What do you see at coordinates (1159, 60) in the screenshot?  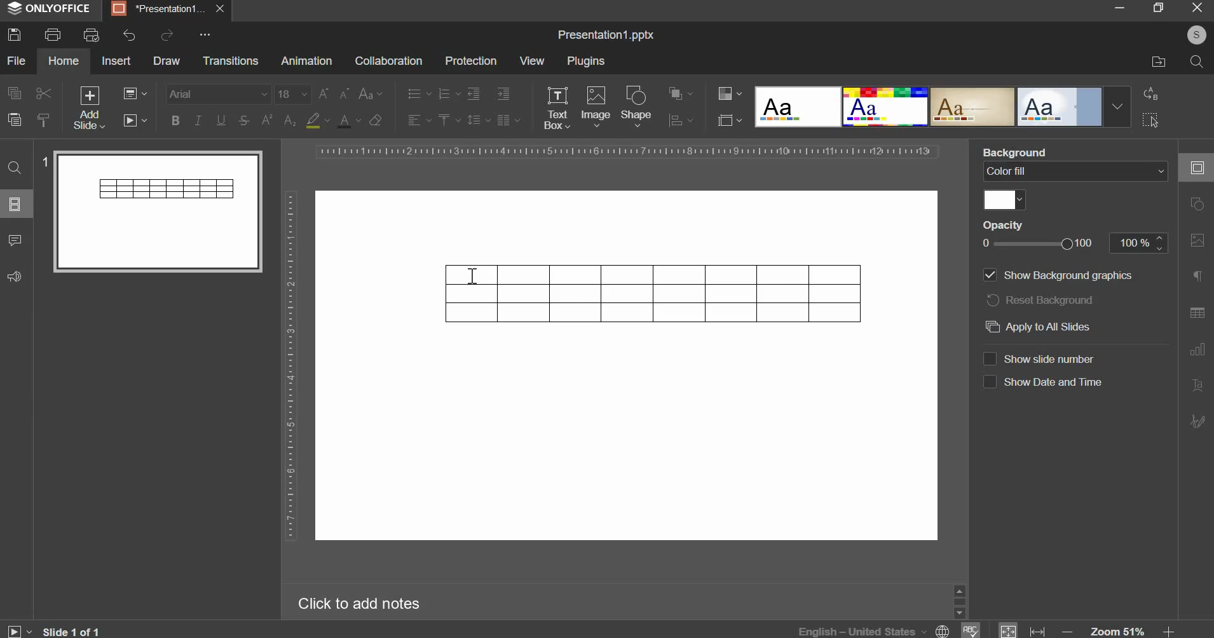 I see `file location` at bounding box center [1159, 60].